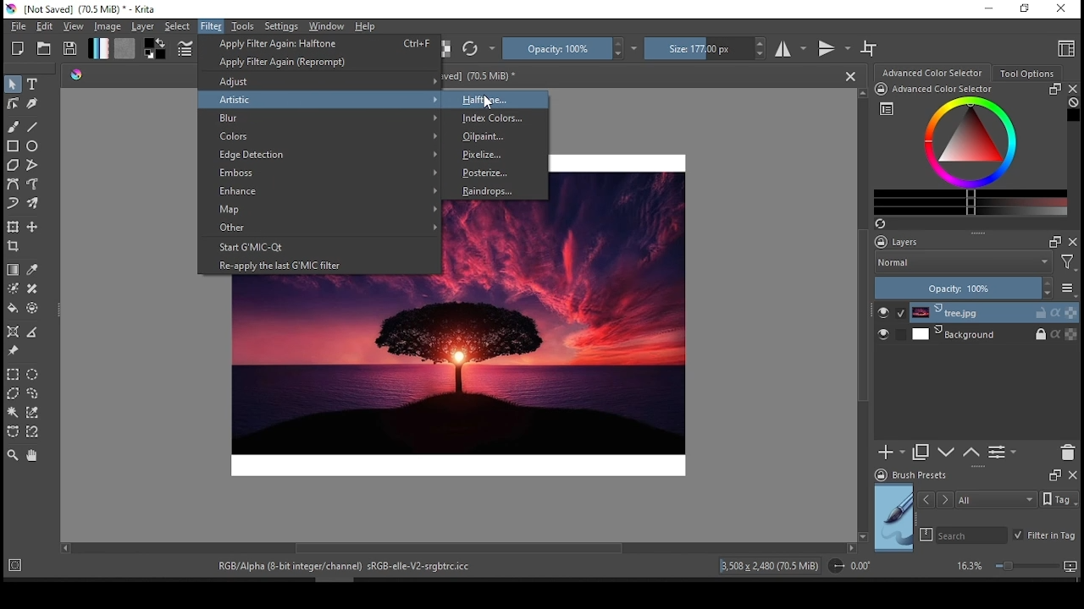  I want to click on reference image tool, so click(13, 349).